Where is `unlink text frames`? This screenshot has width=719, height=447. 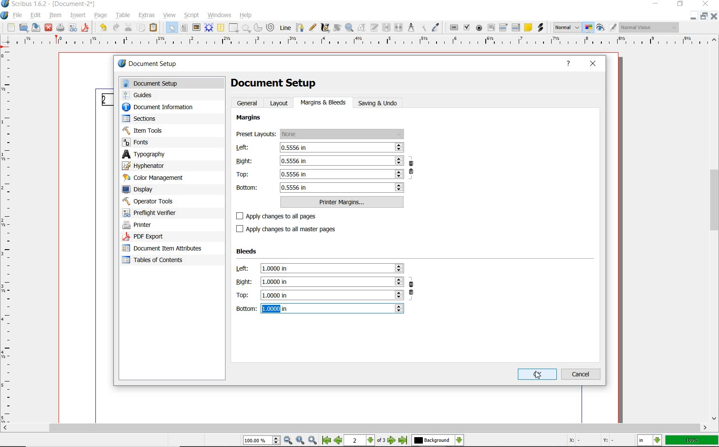
unlink text frames is located at coordinates (398, 27).